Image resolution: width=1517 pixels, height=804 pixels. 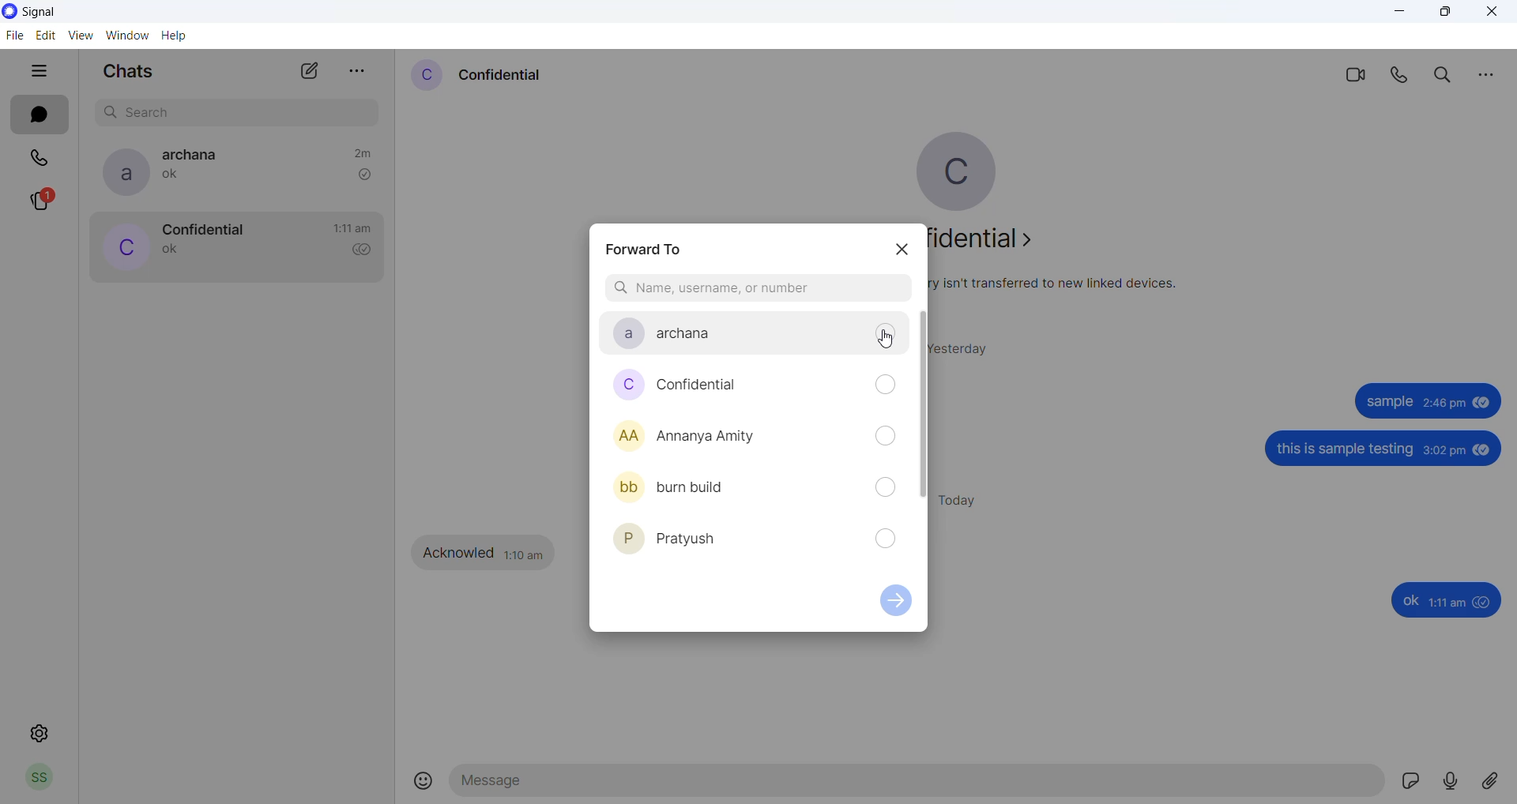 What do you see at coordinates (1402, 75) in the screenshot?
I see `voice call` at bounding box center [1402, 75].